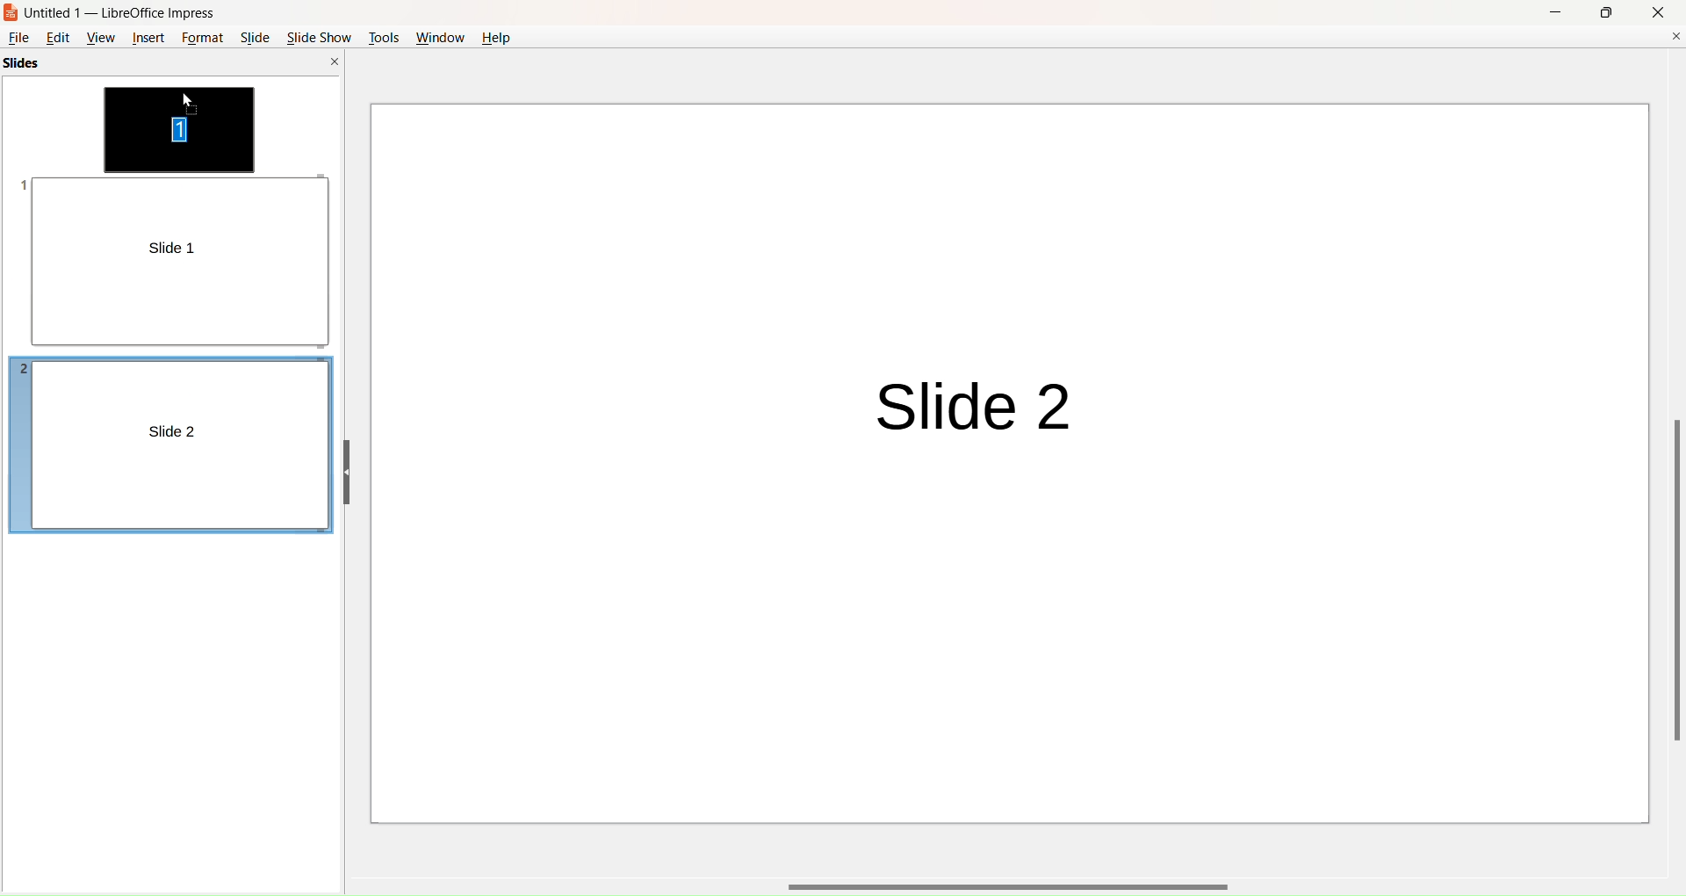  Describe the element at coordinates (335, 62) in the screenshot. I see `close pane` at that location.